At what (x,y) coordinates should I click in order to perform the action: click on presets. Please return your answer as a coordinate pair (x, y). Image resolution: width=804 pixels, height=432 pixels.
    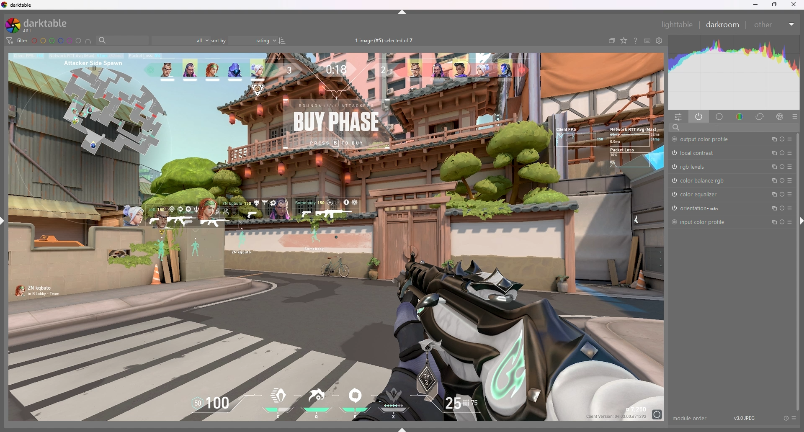
    Looking at the image, I should click on (790, 208).